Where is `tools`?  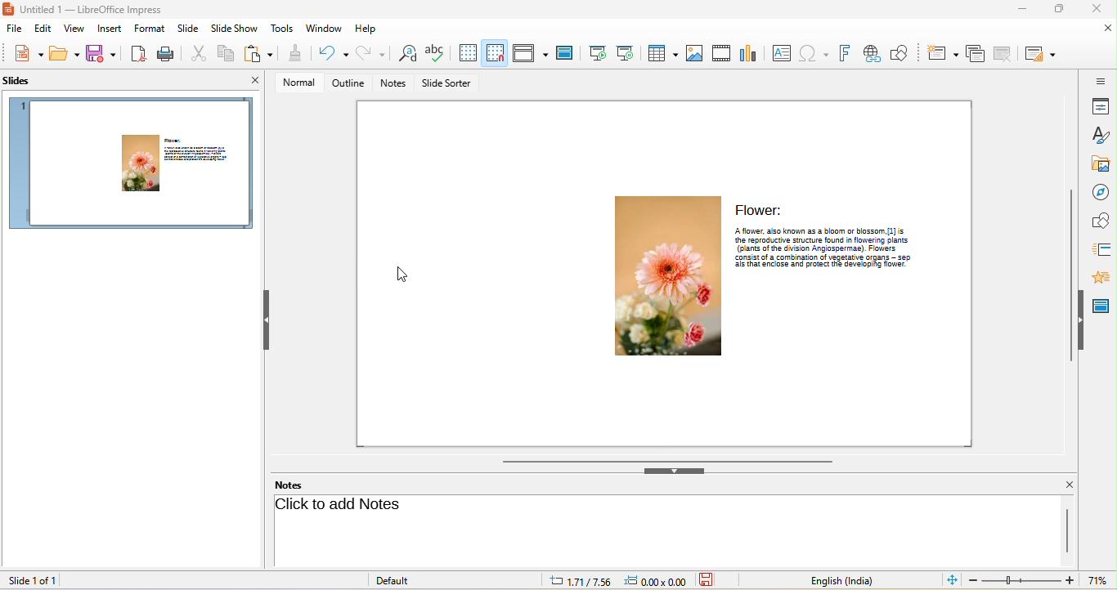
tools is located at coordinates (281, 28).